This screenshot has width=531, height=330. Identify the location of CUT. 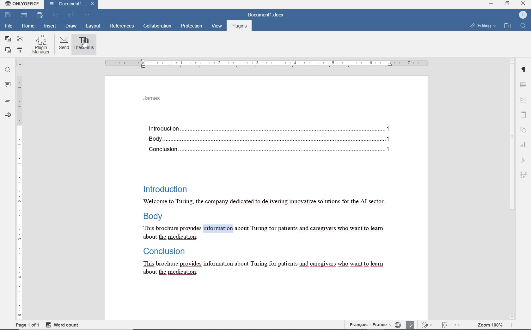
(21, 39).